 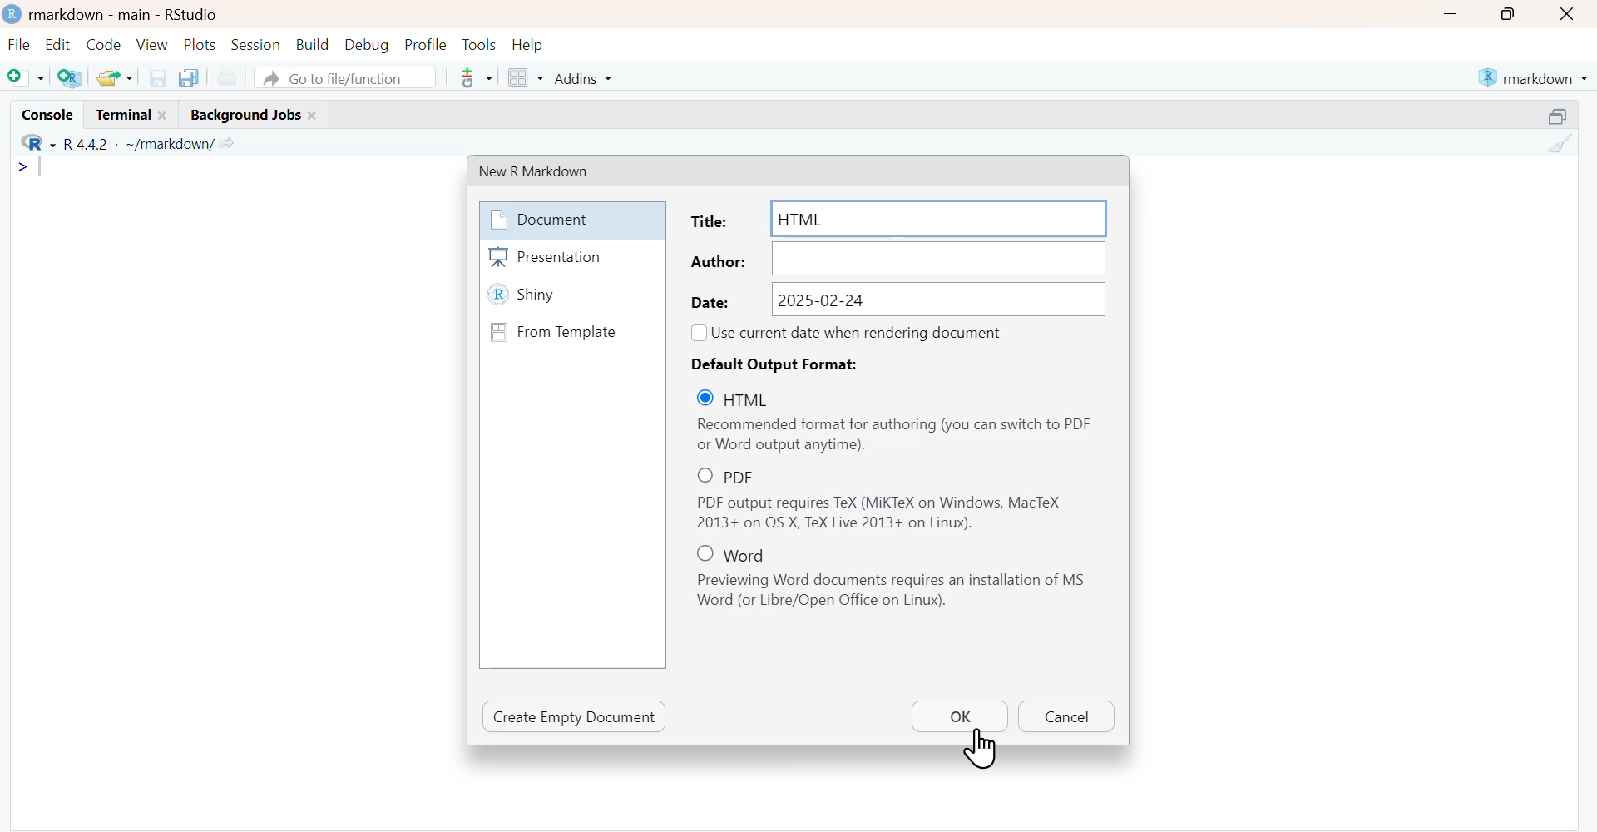 What do you see at coordinates (312, 45) in the screenshot?
I see `Build` at bounding box center [312, 45].